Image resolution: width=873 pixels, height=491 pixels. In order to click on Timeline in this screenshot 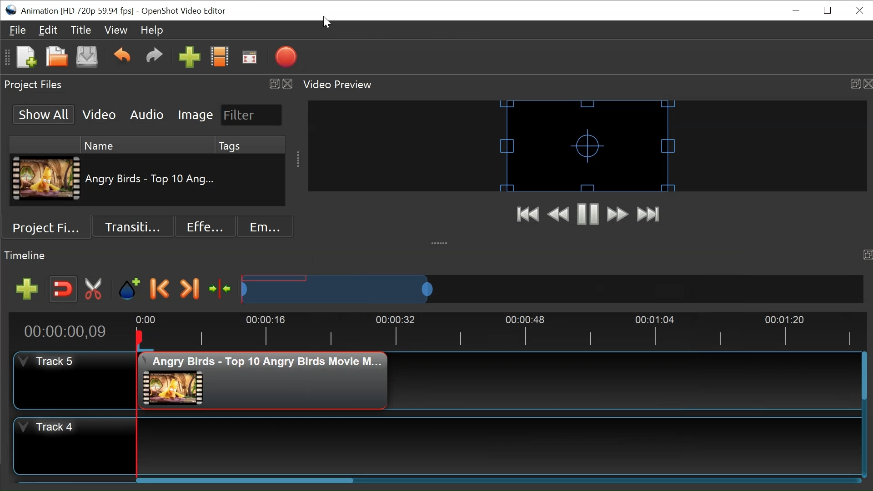, I will do `click(495, 331)`.